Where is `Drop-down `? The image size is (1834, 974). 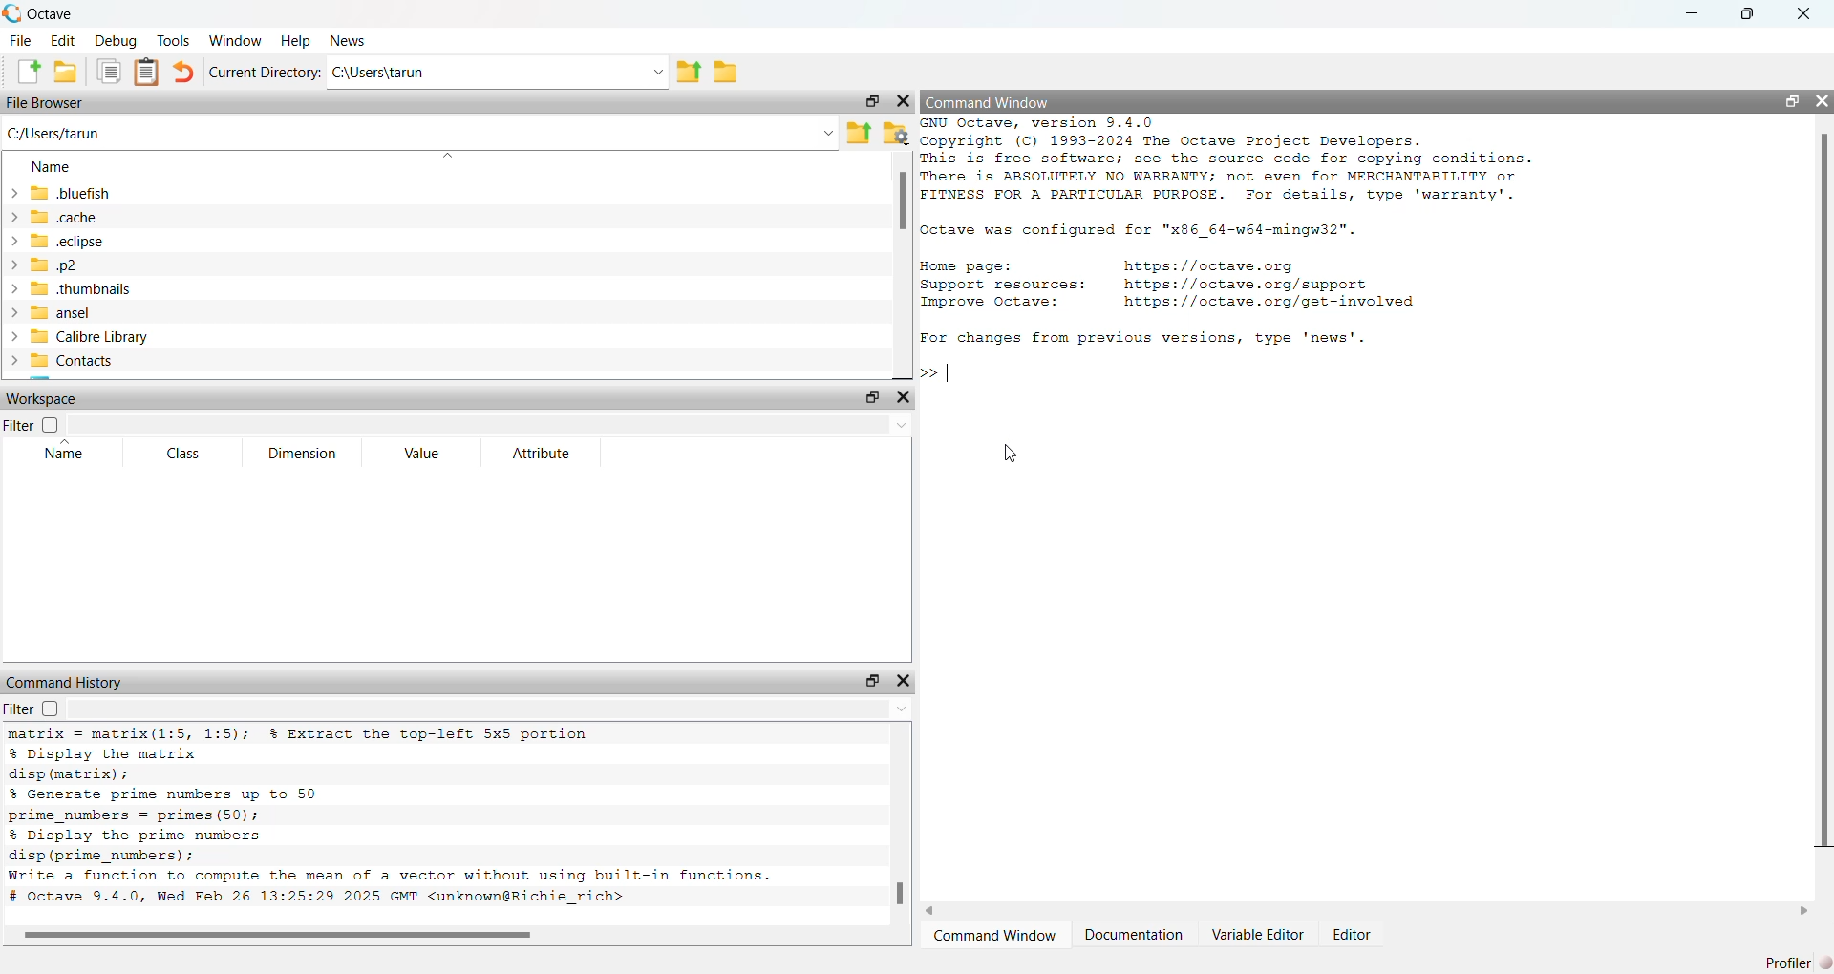
Drop-down  is located at coordinates (903, 427).